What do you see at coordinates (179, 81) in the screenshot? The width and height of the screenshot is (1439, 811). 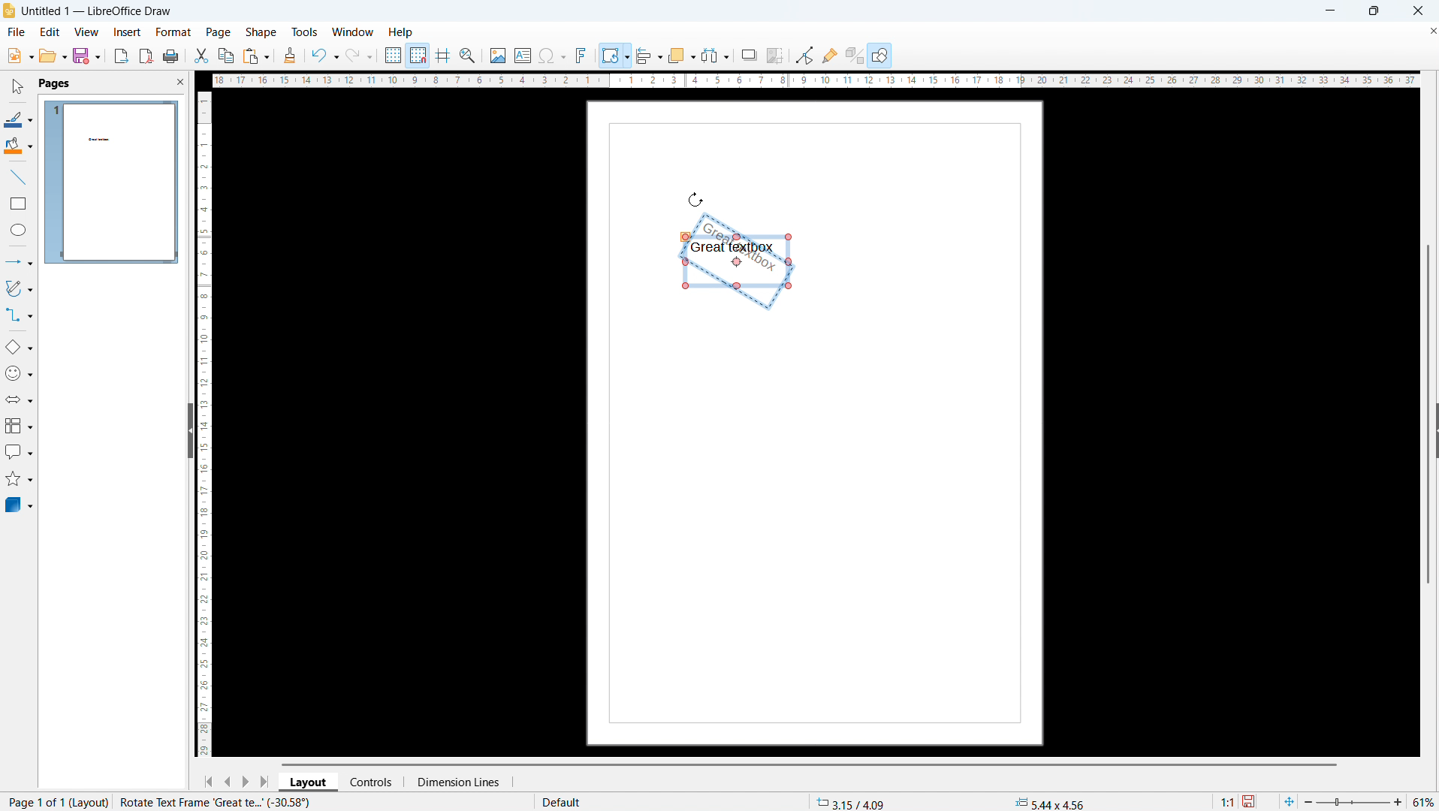 I see `close pane` at bounding box center [179, 81].